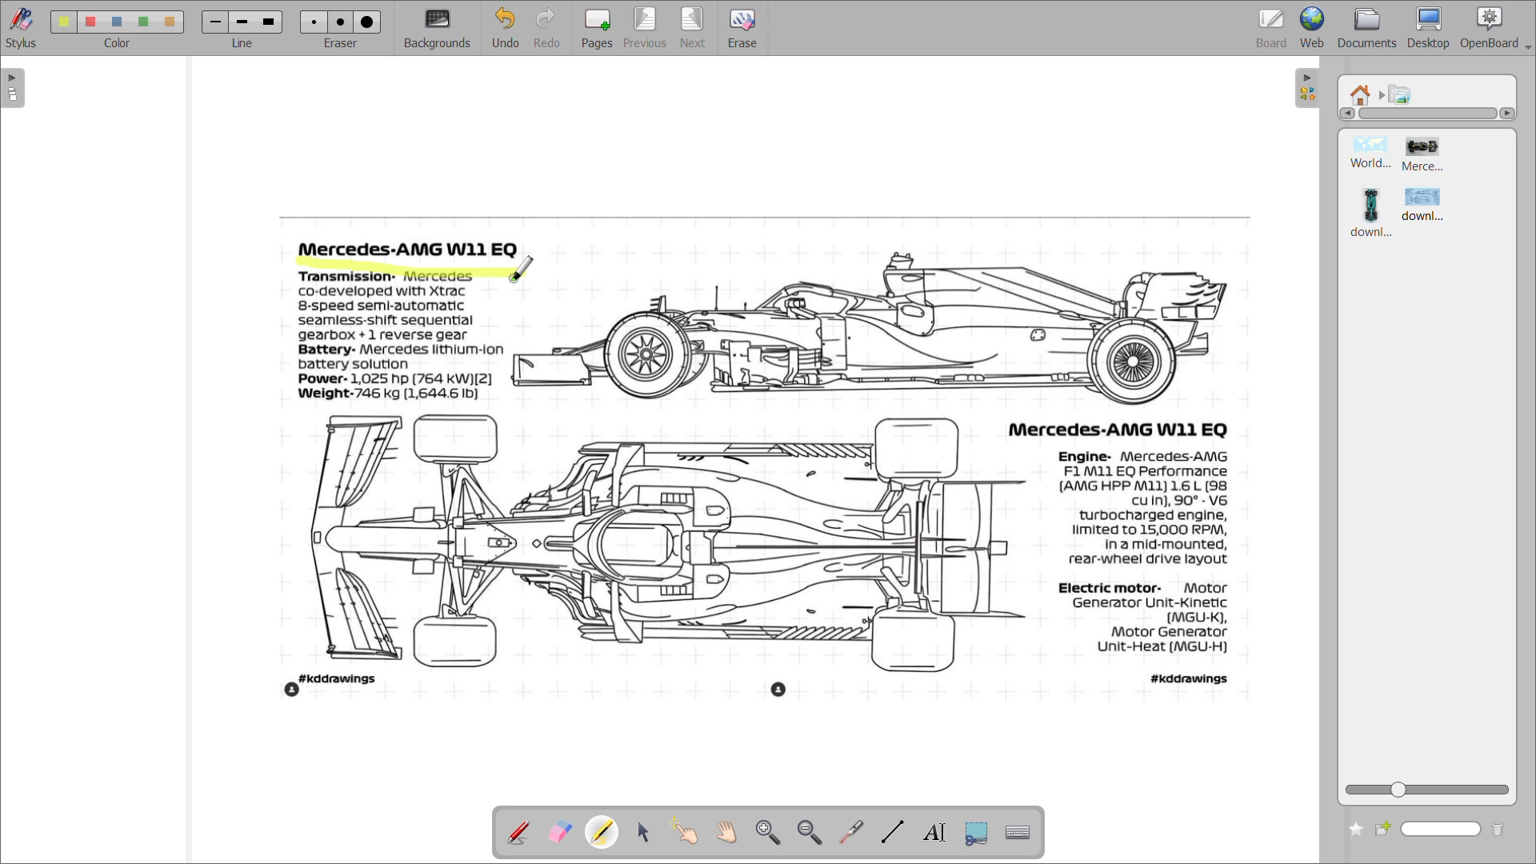  What do you see at coordinates (324, 245) in the screenshot?
I see `cursor` at bounding box center [324, 245].